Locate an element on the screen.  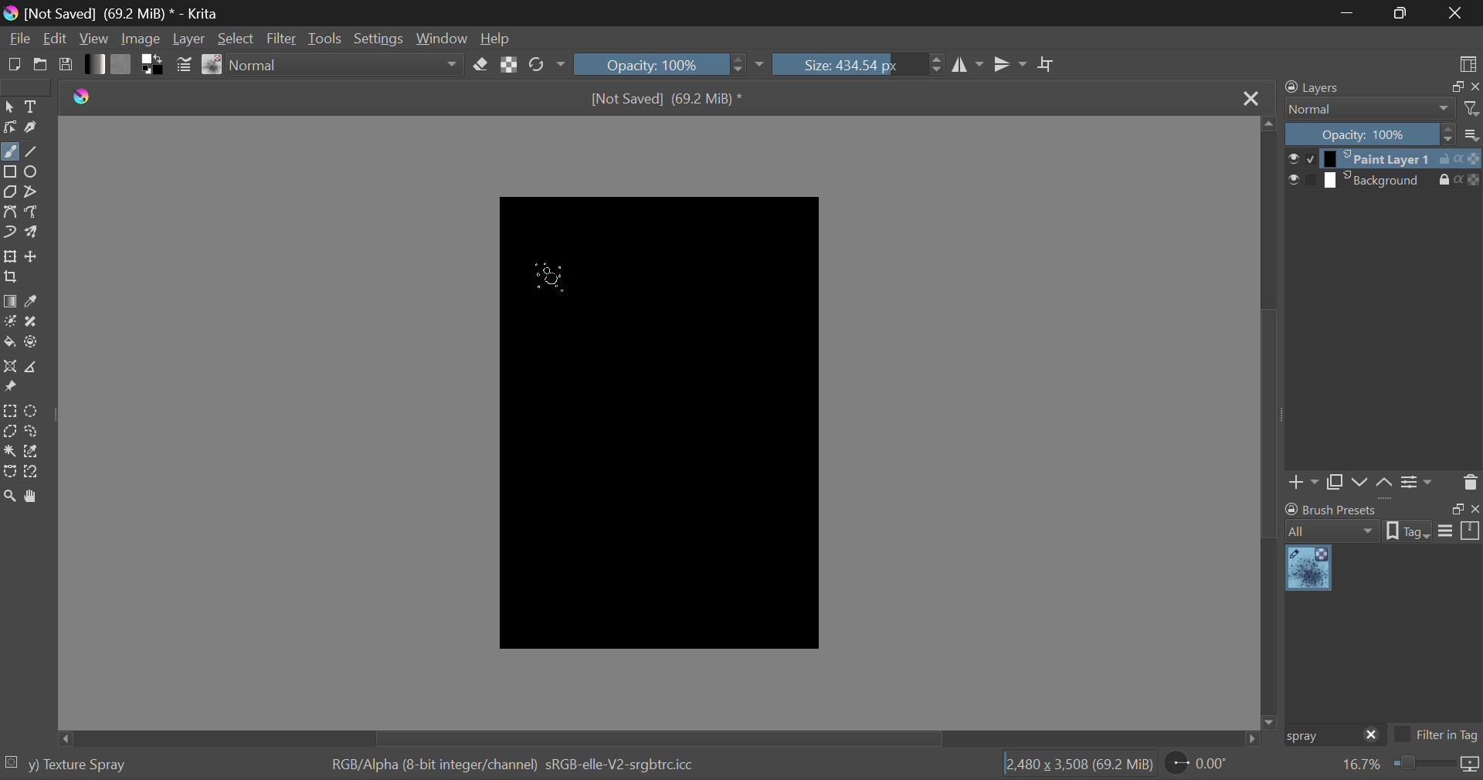
Magnetic Selection is located at coordinates (36, 473).